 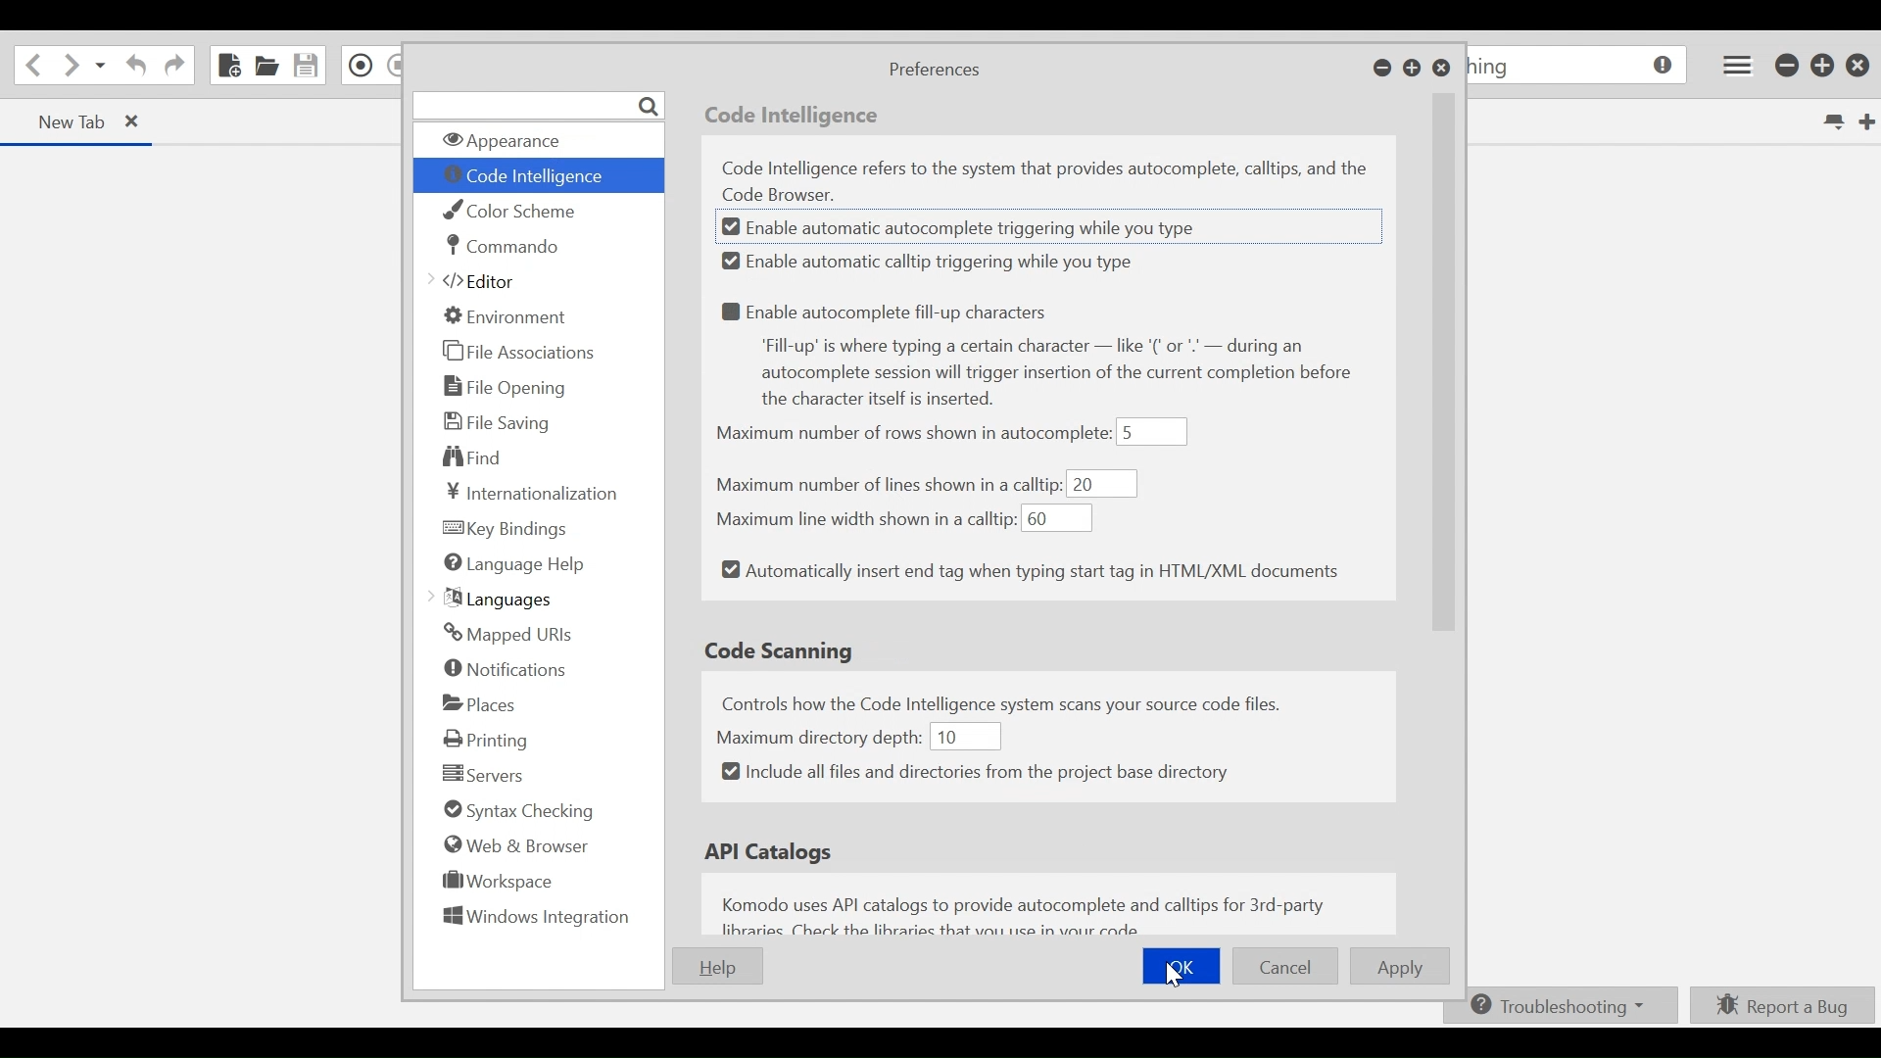 I want to click on Notifications, so click(x=507, y=671).